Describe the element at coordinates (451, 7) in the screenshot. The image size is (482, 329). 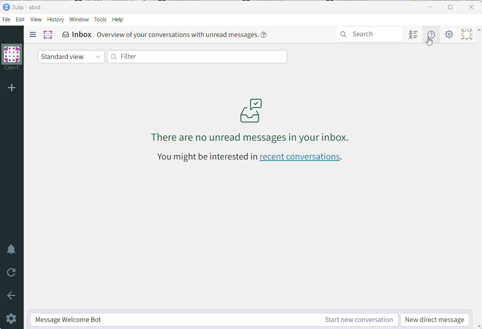
I see `Maximize` at that location.